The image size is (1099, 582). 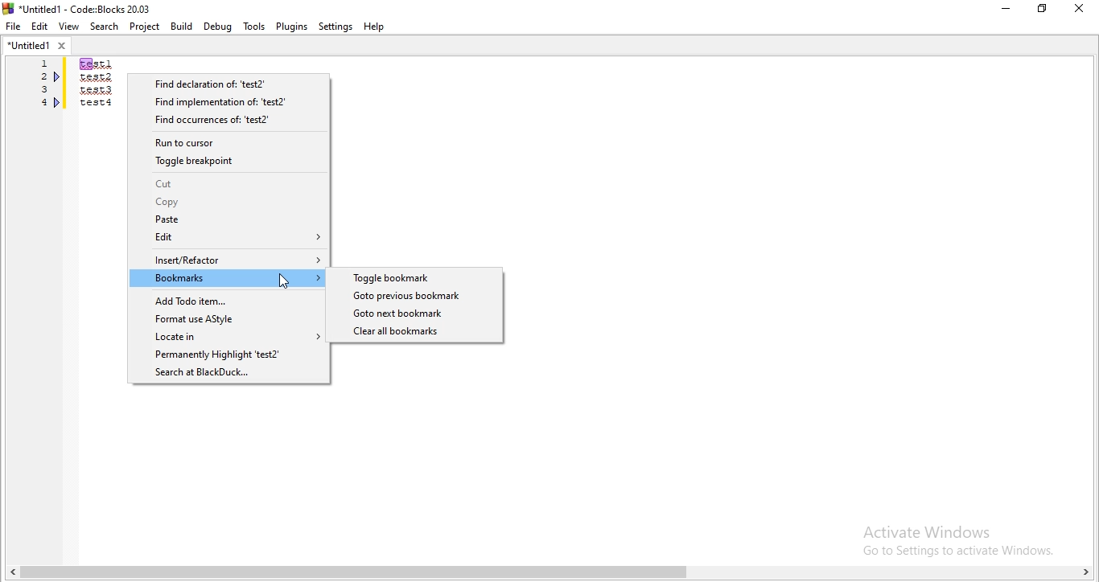 I want to click on Search , so click(x=102, y=26).